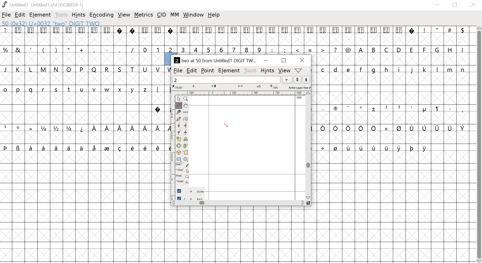  What do you see at coordinates (241, 93) in the screenshot?
I see `ruler` at bounding box center [241, 93].